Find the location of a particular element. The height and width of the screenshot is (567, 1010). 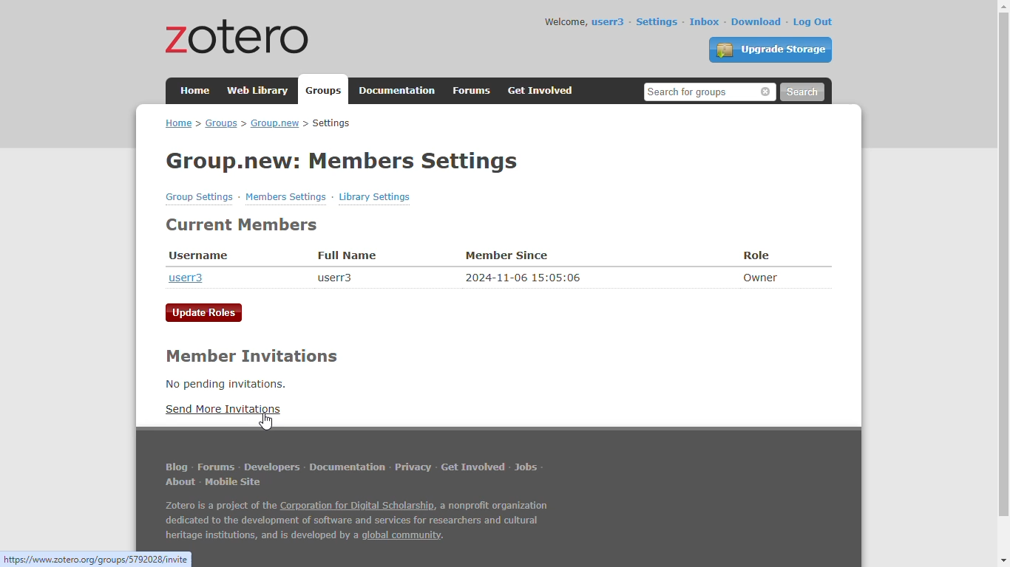

upgrade storage is located at coordinates (771, 49).